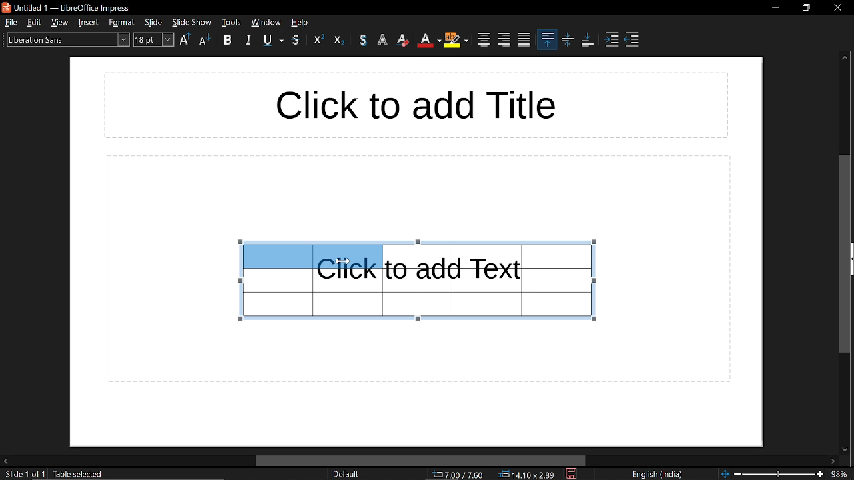 The height and width of the screenshot is (480, 854). Describe the element at coordinates (845, 59) in the screenshot. I see `move up` at that location.